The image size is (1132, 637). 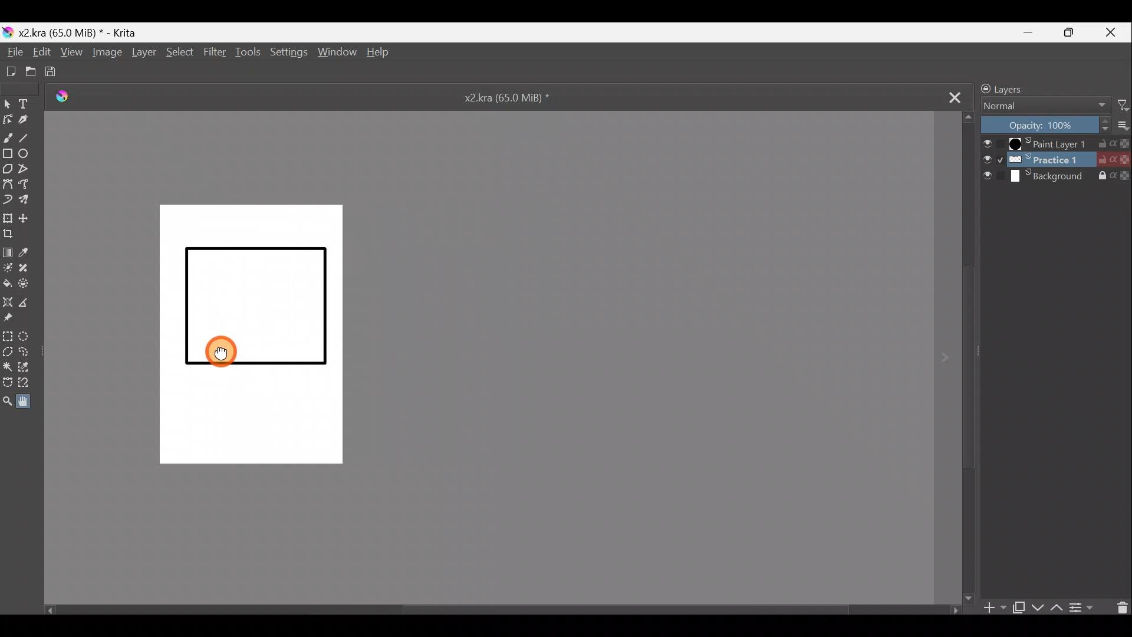 I want to click on Tools, so click(x=246, y=55).